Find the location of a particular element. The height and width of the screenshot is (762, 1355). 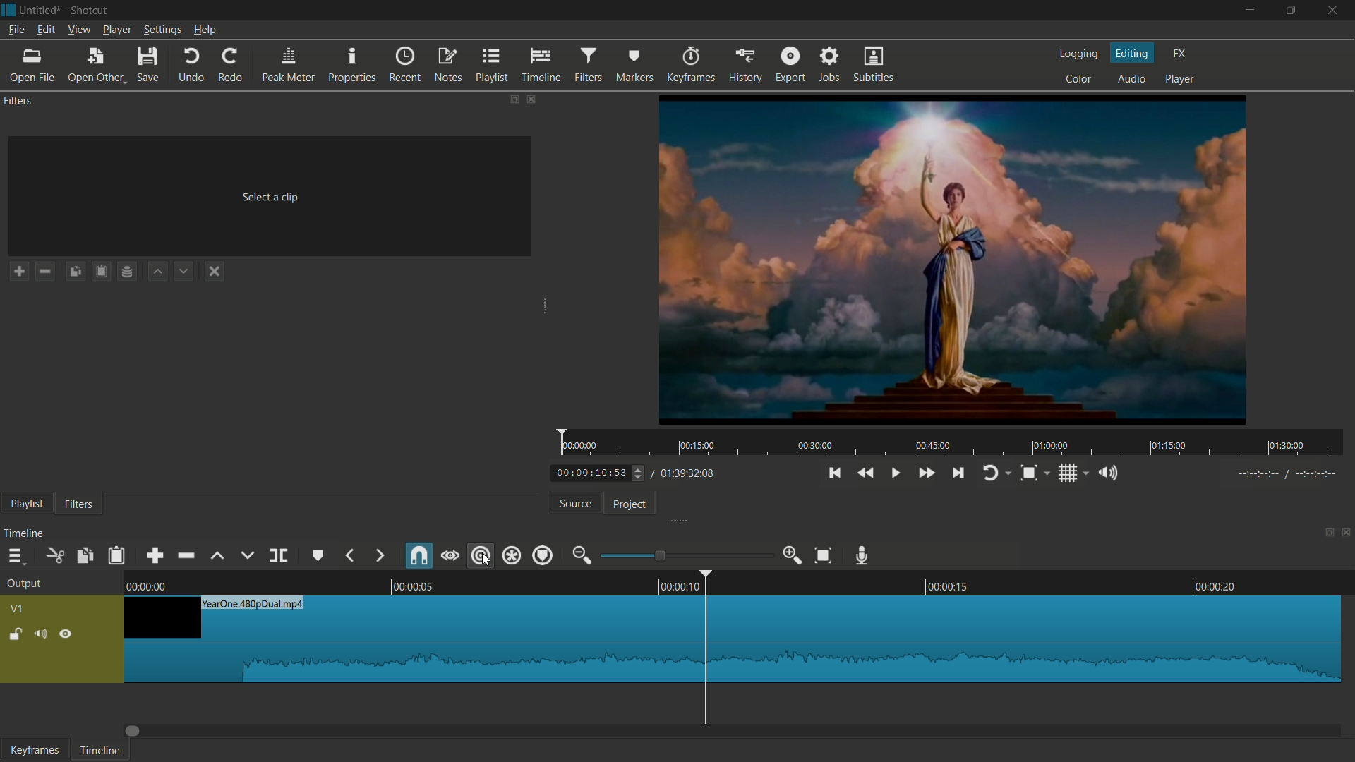

player is located at coordinates (1181, 80).